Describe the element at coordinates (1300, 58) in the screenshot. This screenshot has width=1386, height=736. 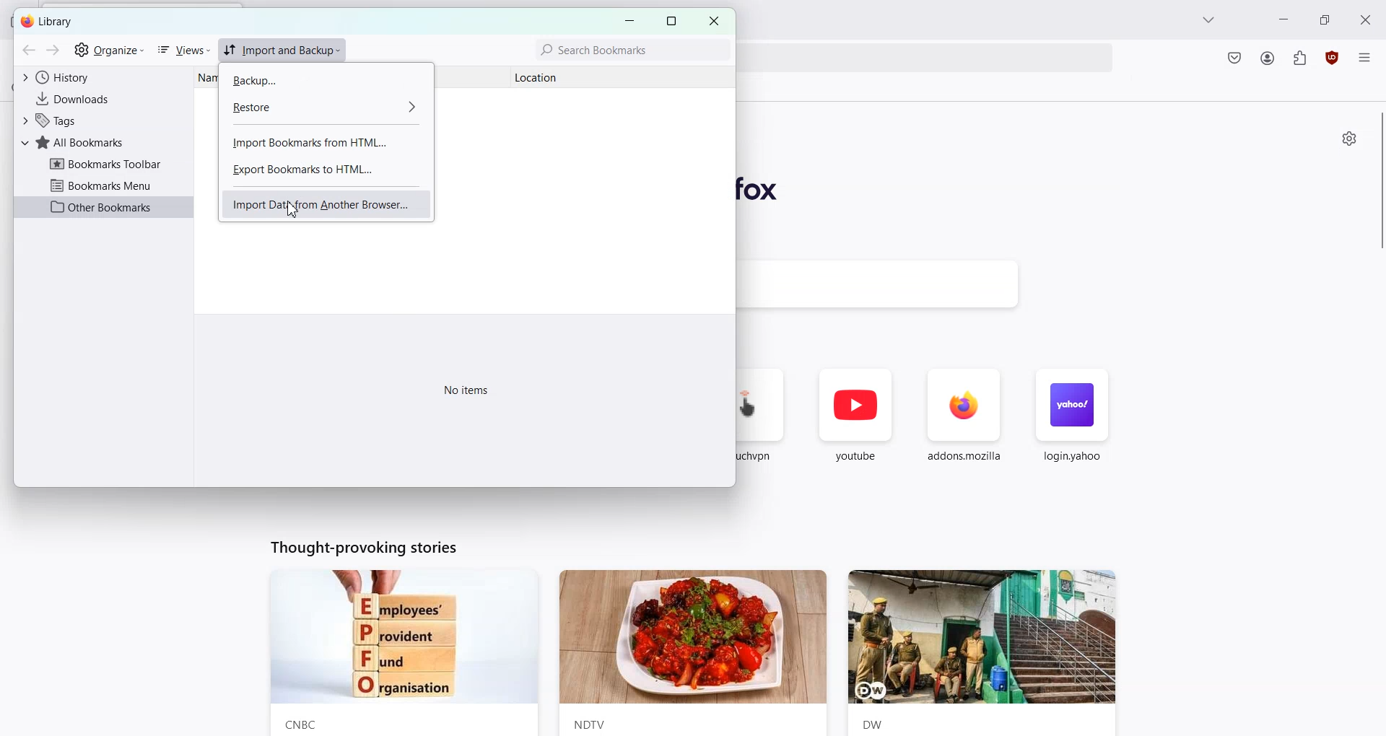
I see `Extensions` at that location.